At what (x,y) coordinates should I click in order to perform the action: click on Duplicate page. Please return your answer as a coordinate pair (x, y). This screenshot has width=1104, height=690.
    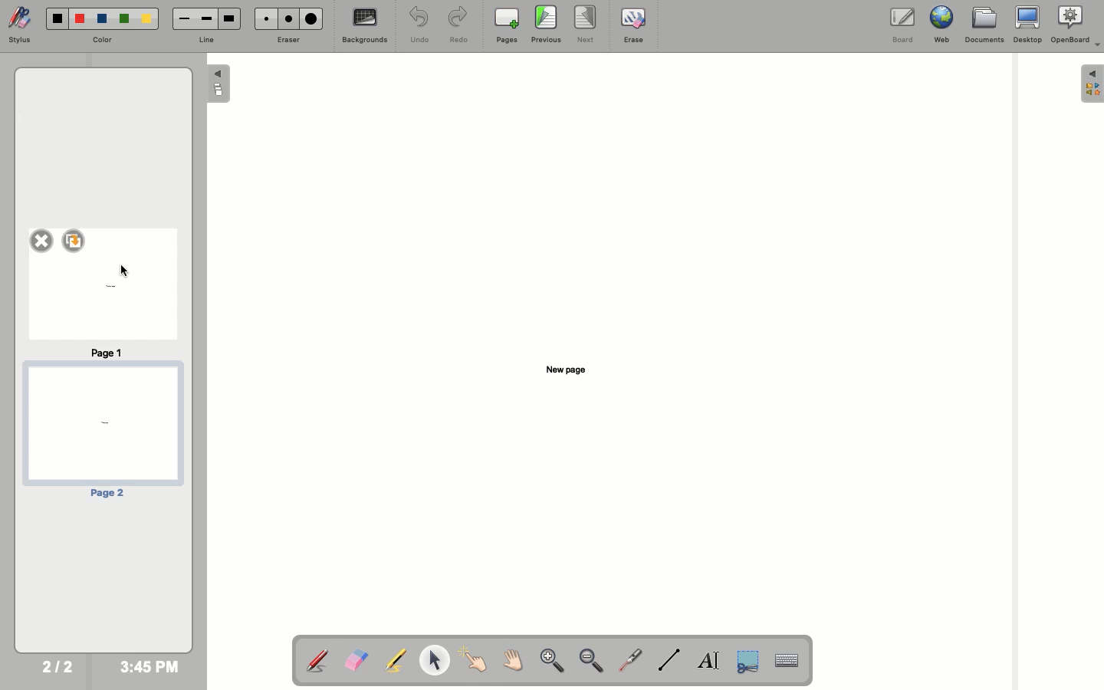
    Looking at the image, I should click on (75, 241).